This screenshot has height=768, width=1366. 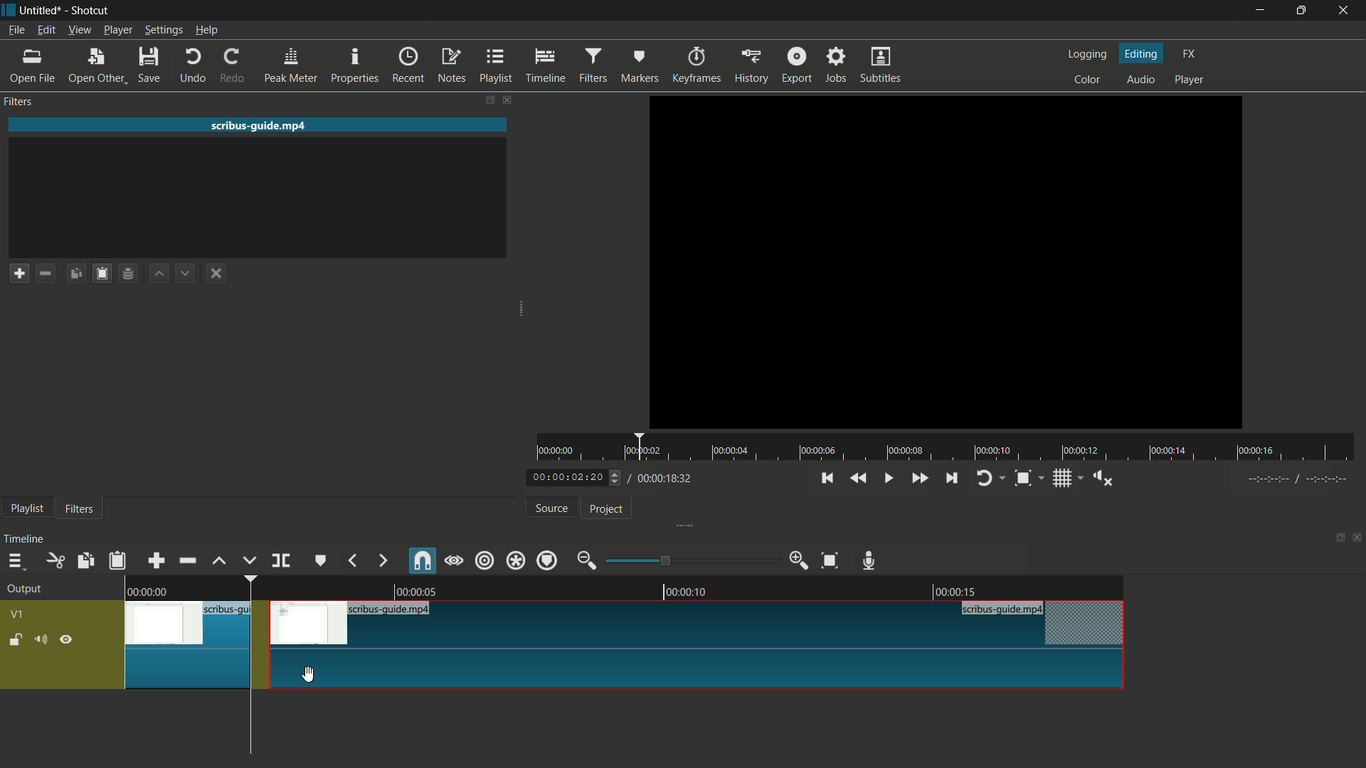 What do you see at coordinates (699, 66) in the screenshot?
I see `keyframes` at bounding box center [699, 66].